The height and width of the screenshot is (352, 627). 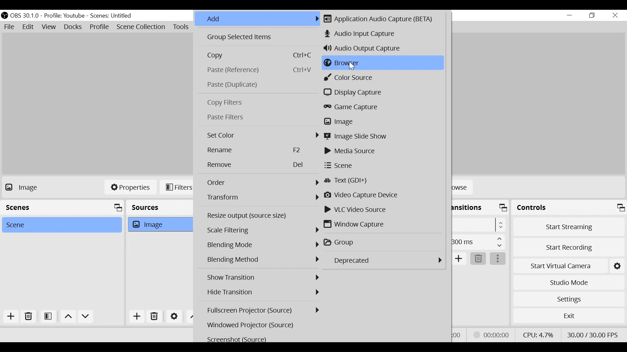 What do you see at coordinates (386, 181) in the screenshot?
I see `Text` at bounding box center [386, 181].